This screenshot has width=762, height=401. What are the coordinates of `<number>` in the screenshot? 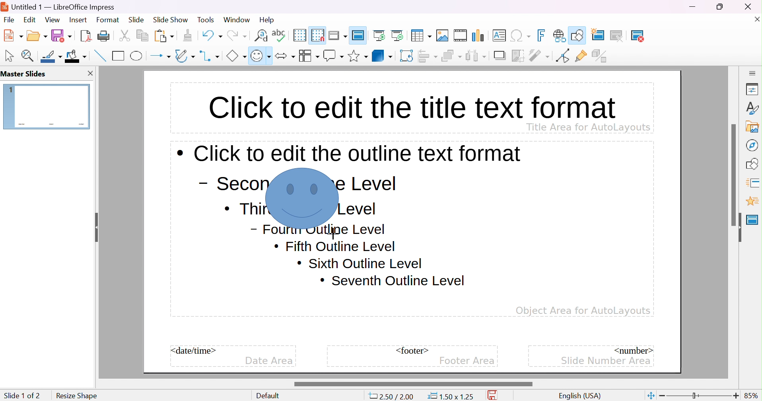 It's located at (632, 350).